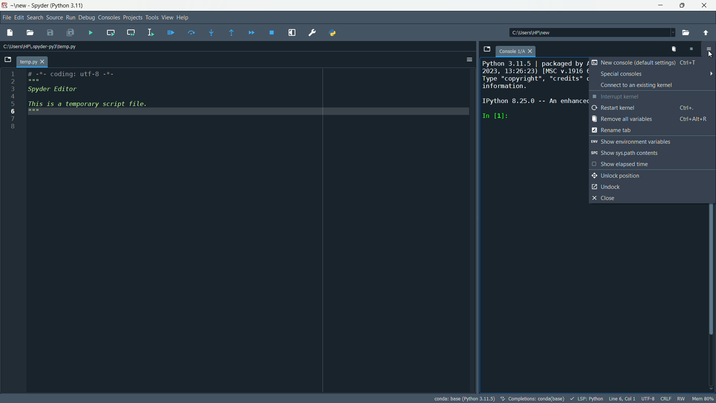  Describe the element at coordinates (706, 33) in the screenshot. I see `change to parent directory` at that location.